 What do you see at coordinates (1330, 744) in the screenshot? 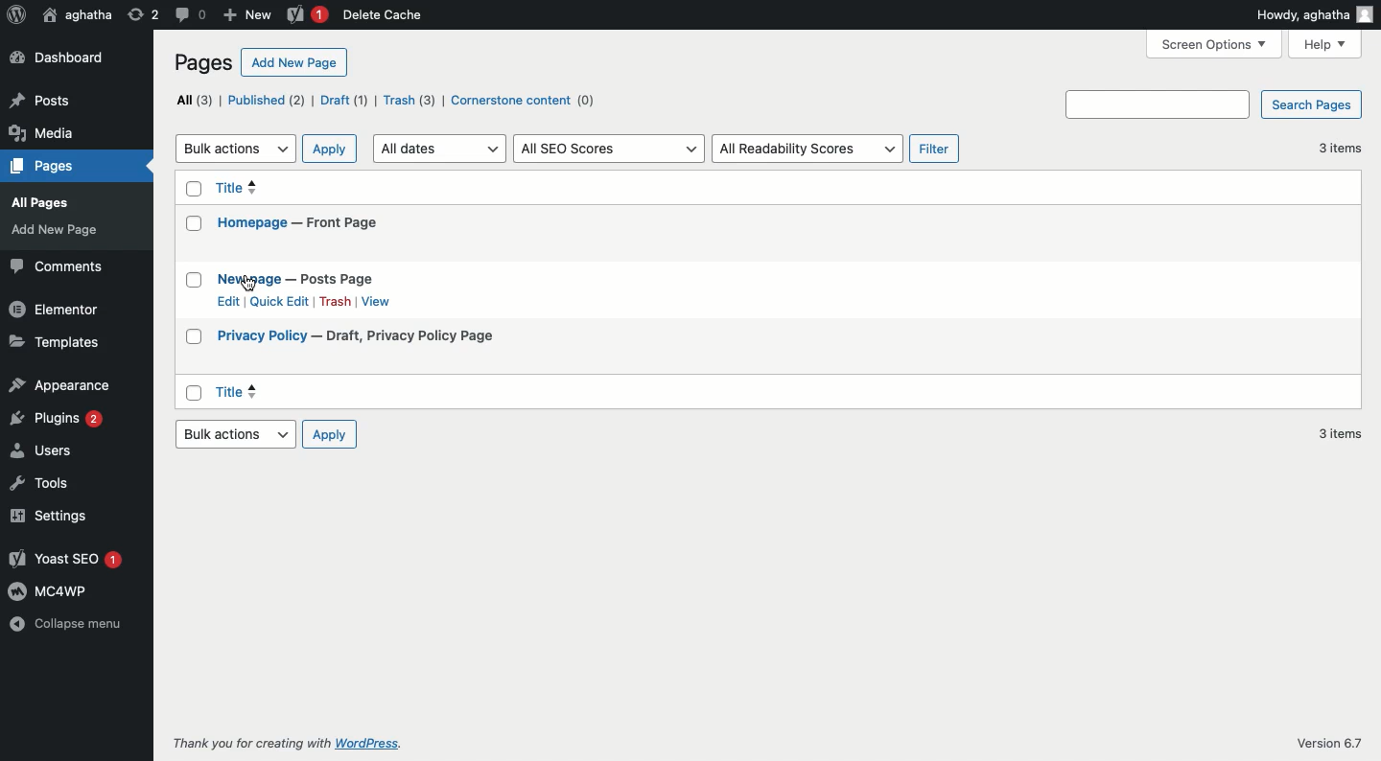
I see `Version 6.7` at bounding box center [1330, 744].